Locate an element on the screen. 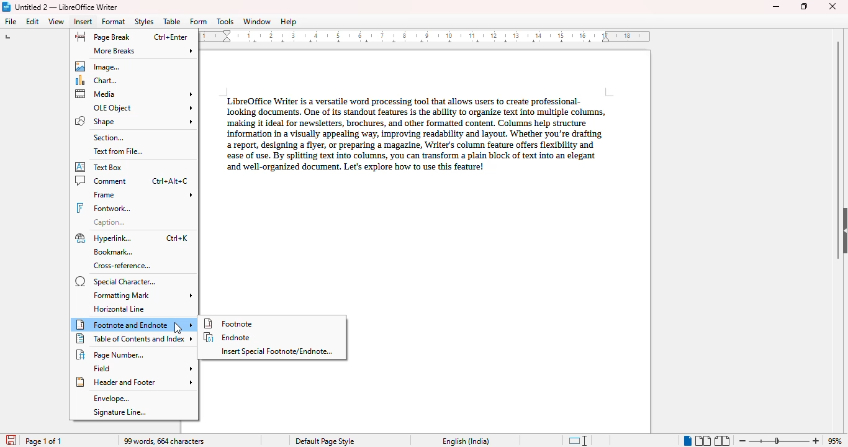 Image resolution: width=848 pixels, height=447 pixels. form is located at coordinates (199, 22).